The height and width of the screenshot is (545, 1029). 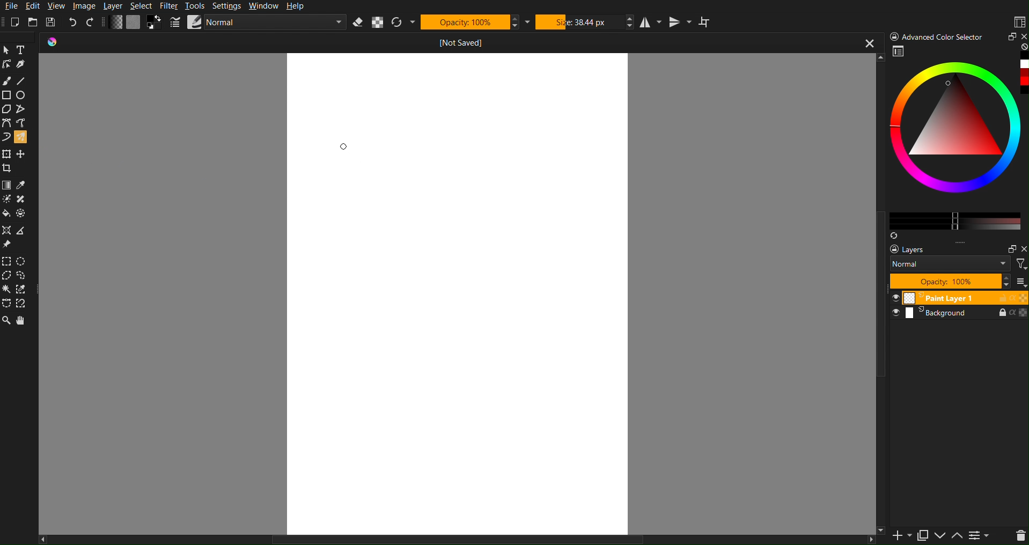 What do you see at coordinates (51, 21) in the screenshot?
I see `Save` at bounding box center [51, 21].